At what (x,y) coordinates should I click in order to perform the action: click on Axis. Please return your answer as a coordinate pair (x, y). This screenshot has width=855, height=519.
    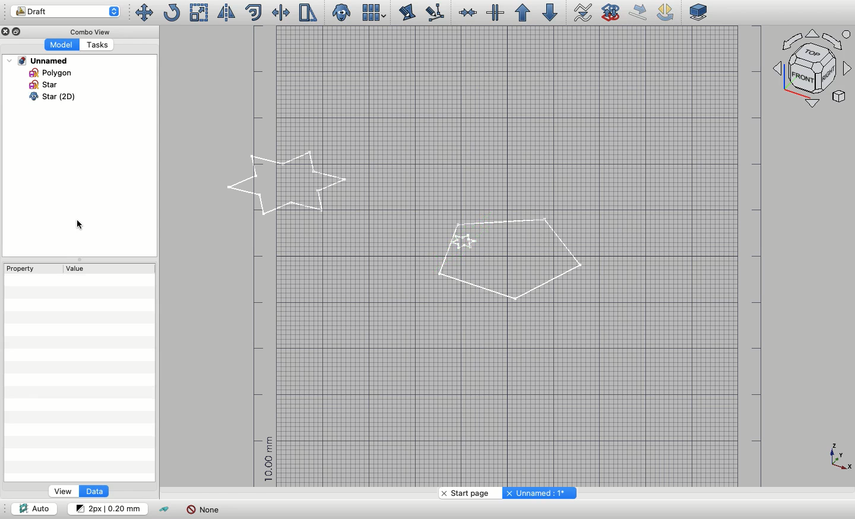
    Looking at the image, I should click on (840, 457).